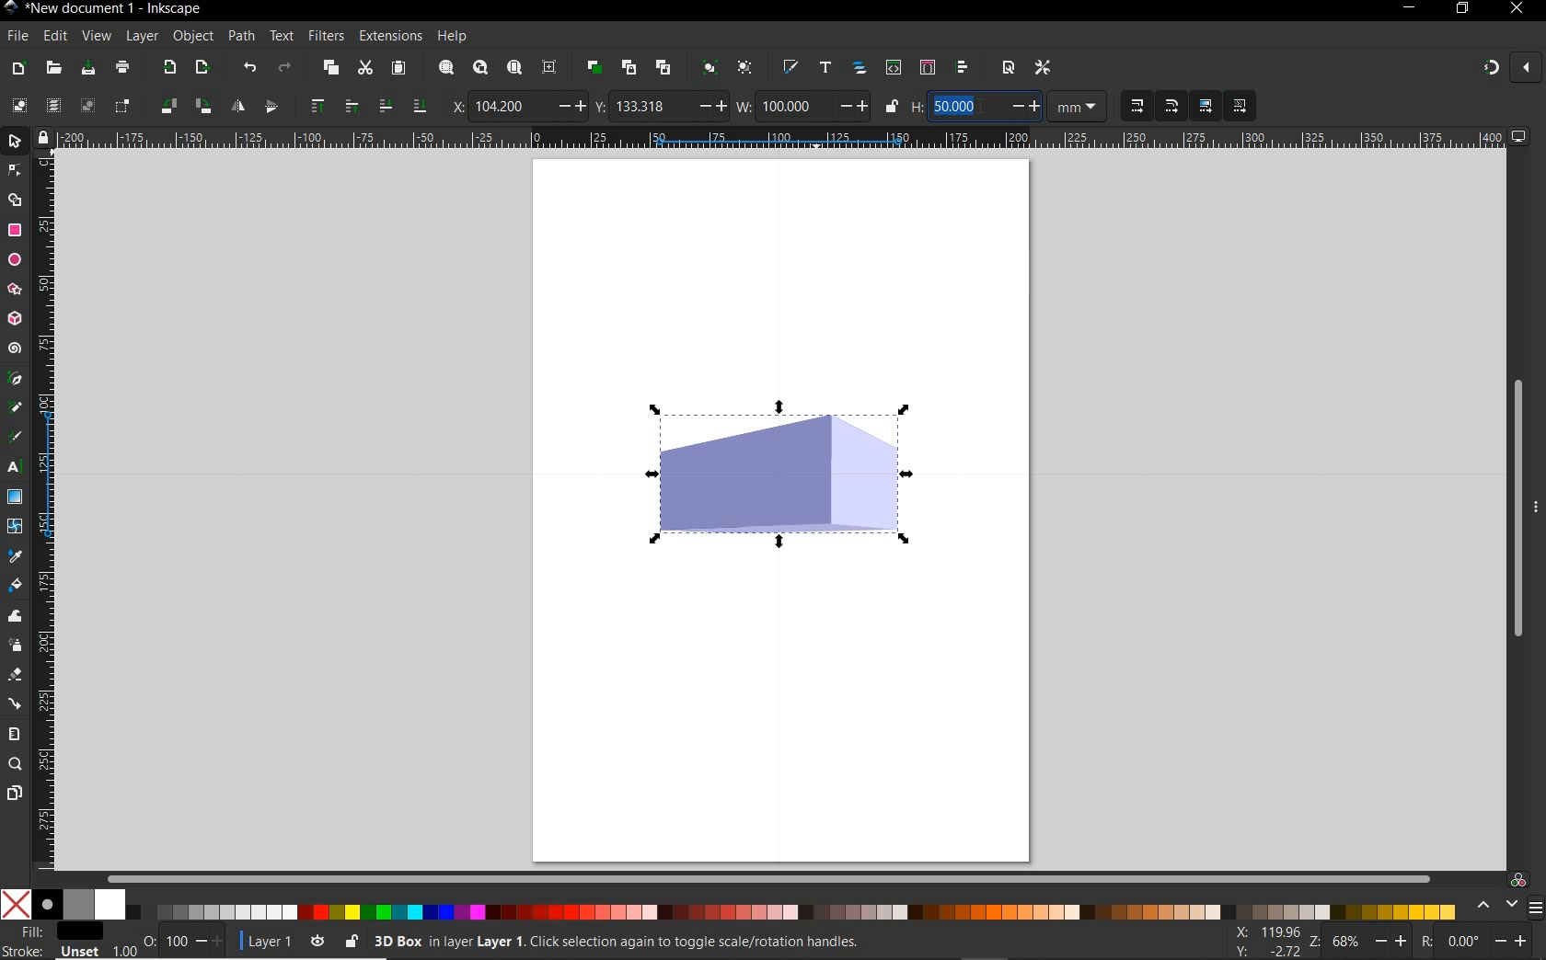  I want to click on edit, so click(53, 37).